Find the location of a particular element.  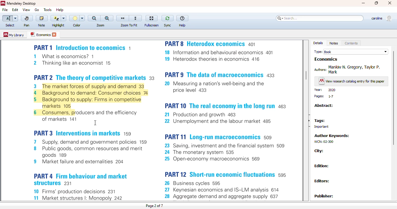

pdf text is located at coordinates (87, 160).